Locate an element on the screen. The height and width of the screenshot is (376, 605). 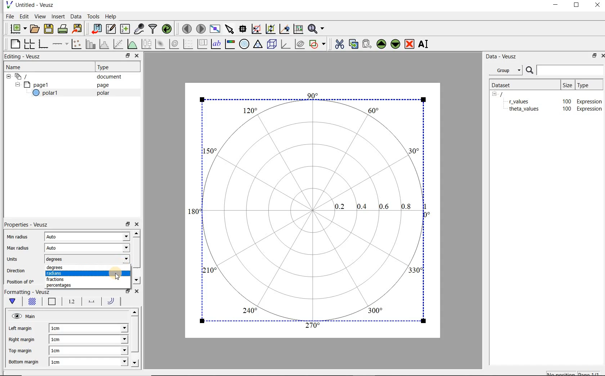
Close is located at coordinates (601, 55).